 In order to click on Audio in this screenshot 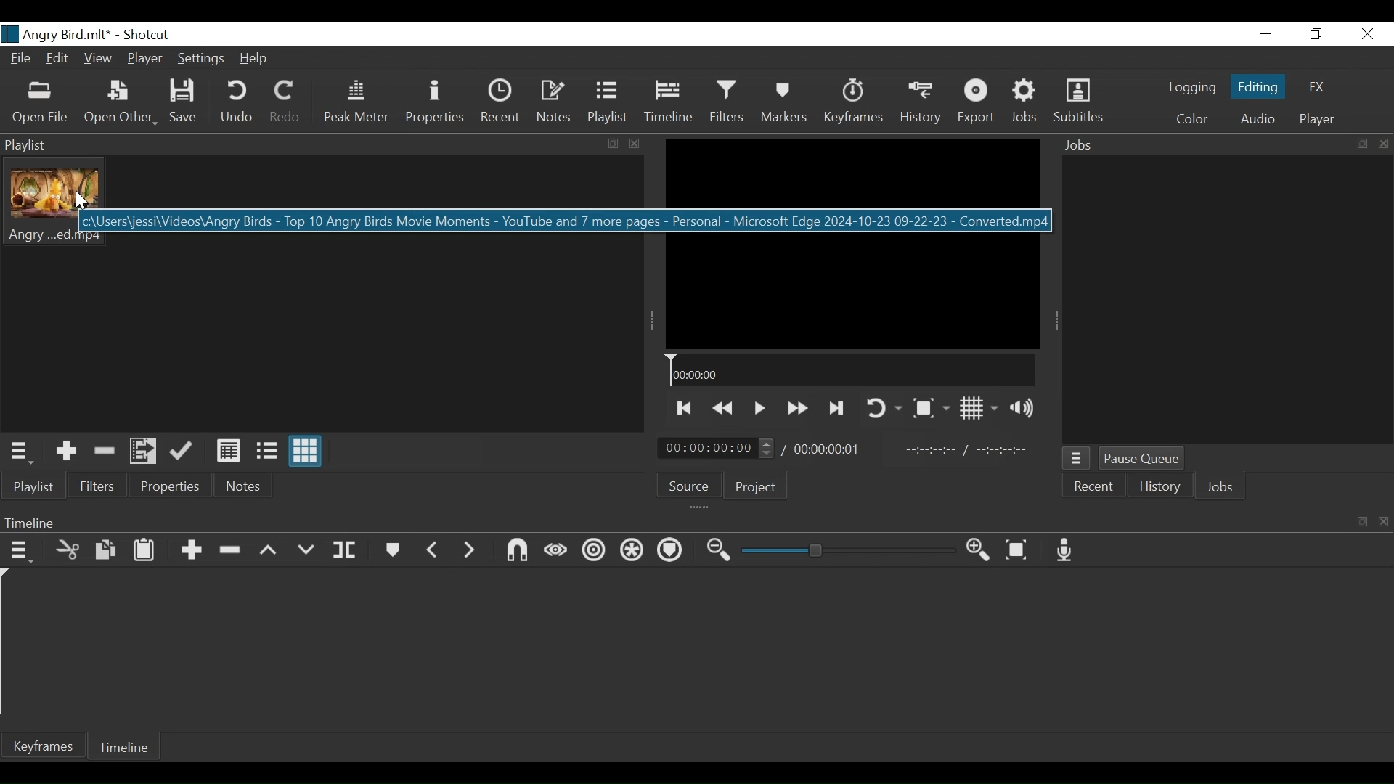, I will do `click(1256, 119)`.